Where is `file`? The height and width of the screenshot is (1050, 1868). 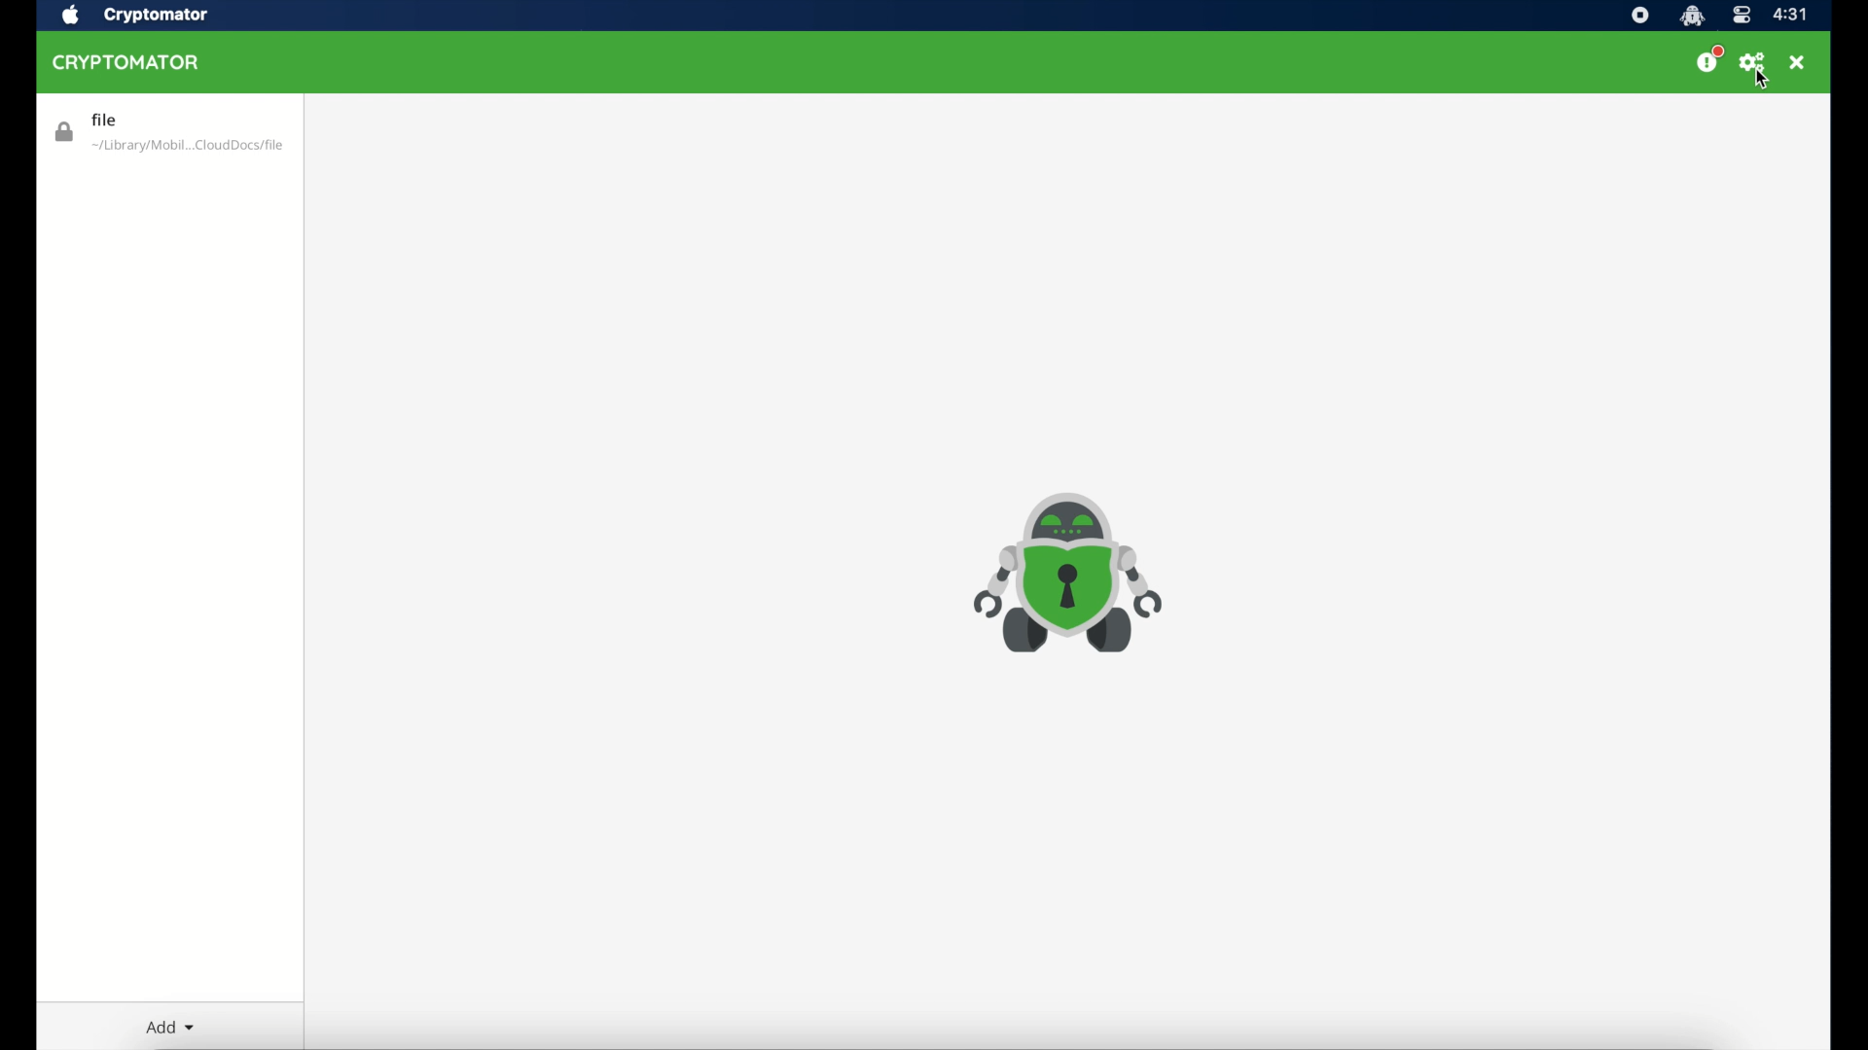 file is located at coordinates (168, 133).